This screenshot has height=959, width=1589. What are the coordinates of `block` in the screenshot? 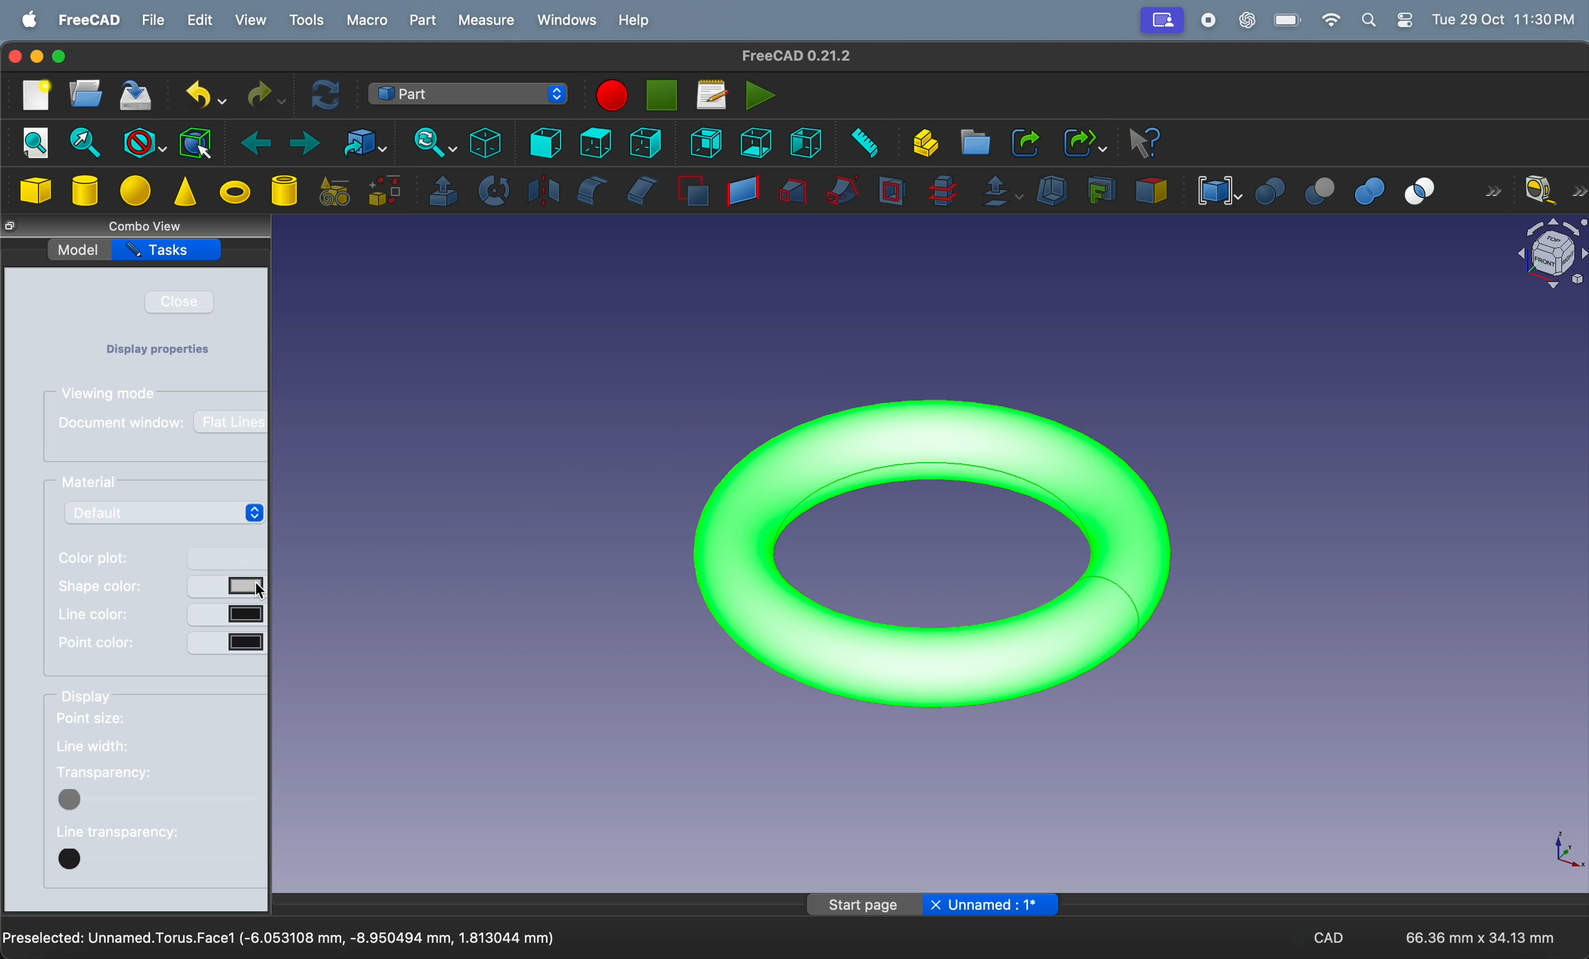 It's located at (141, 140).